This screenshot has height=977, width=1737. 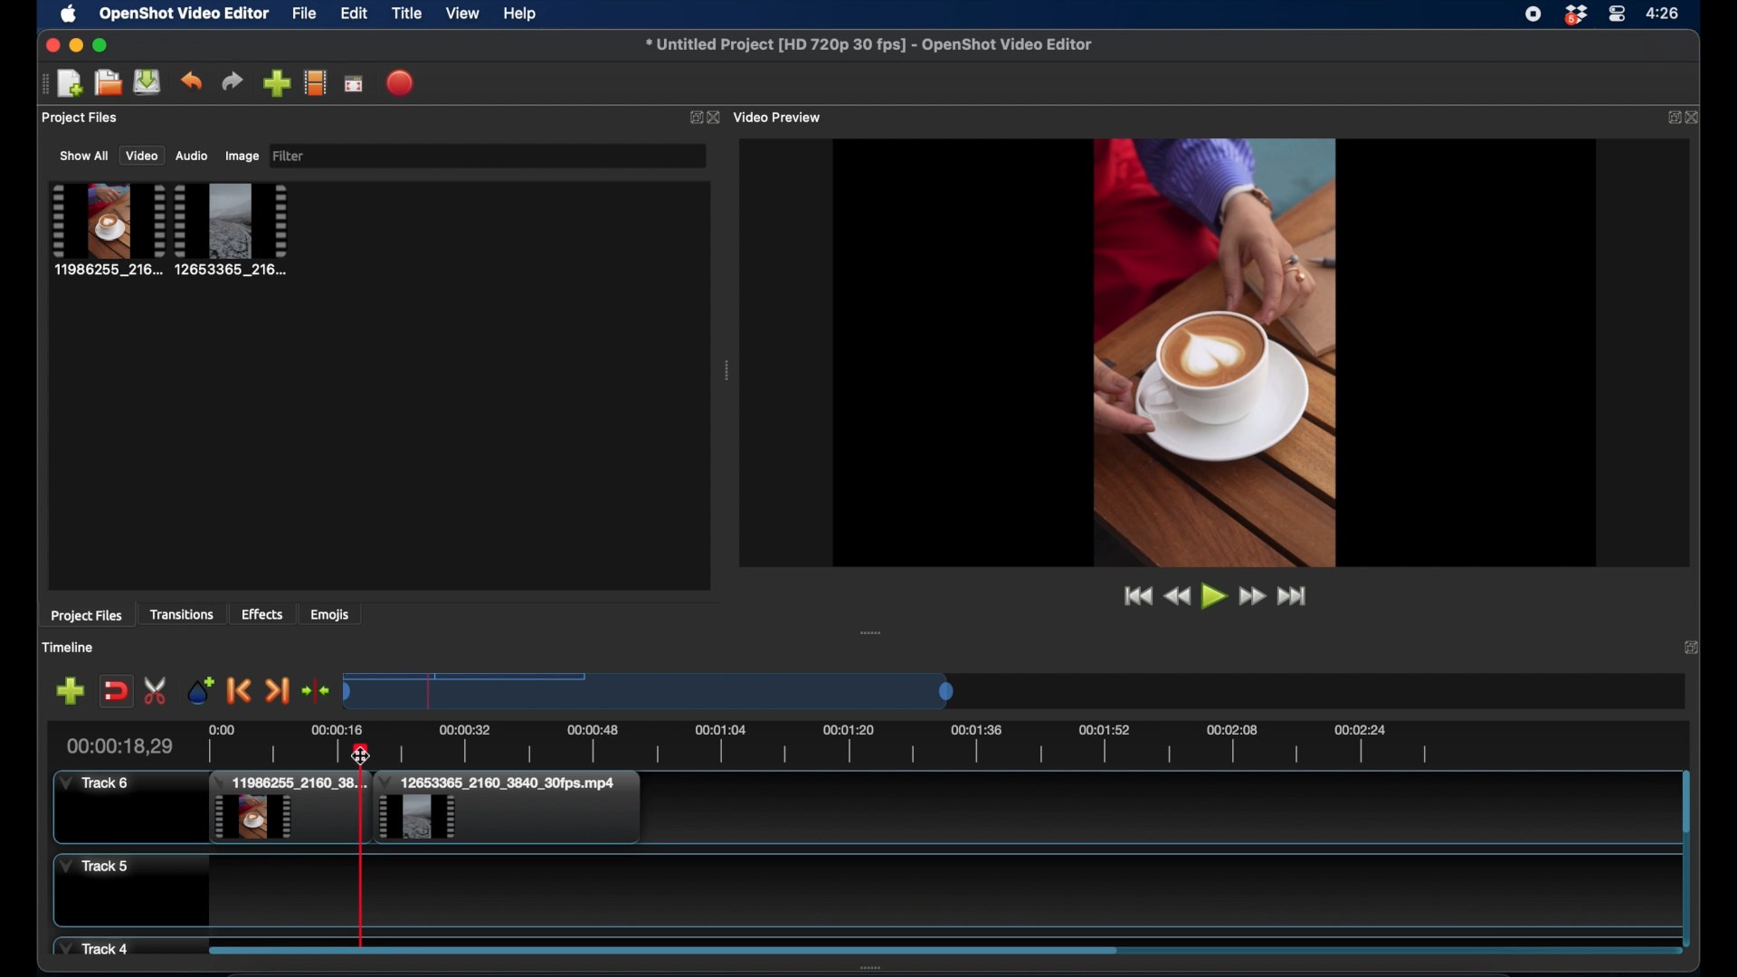 I want to click on full screen, so click(x=355, y=82).